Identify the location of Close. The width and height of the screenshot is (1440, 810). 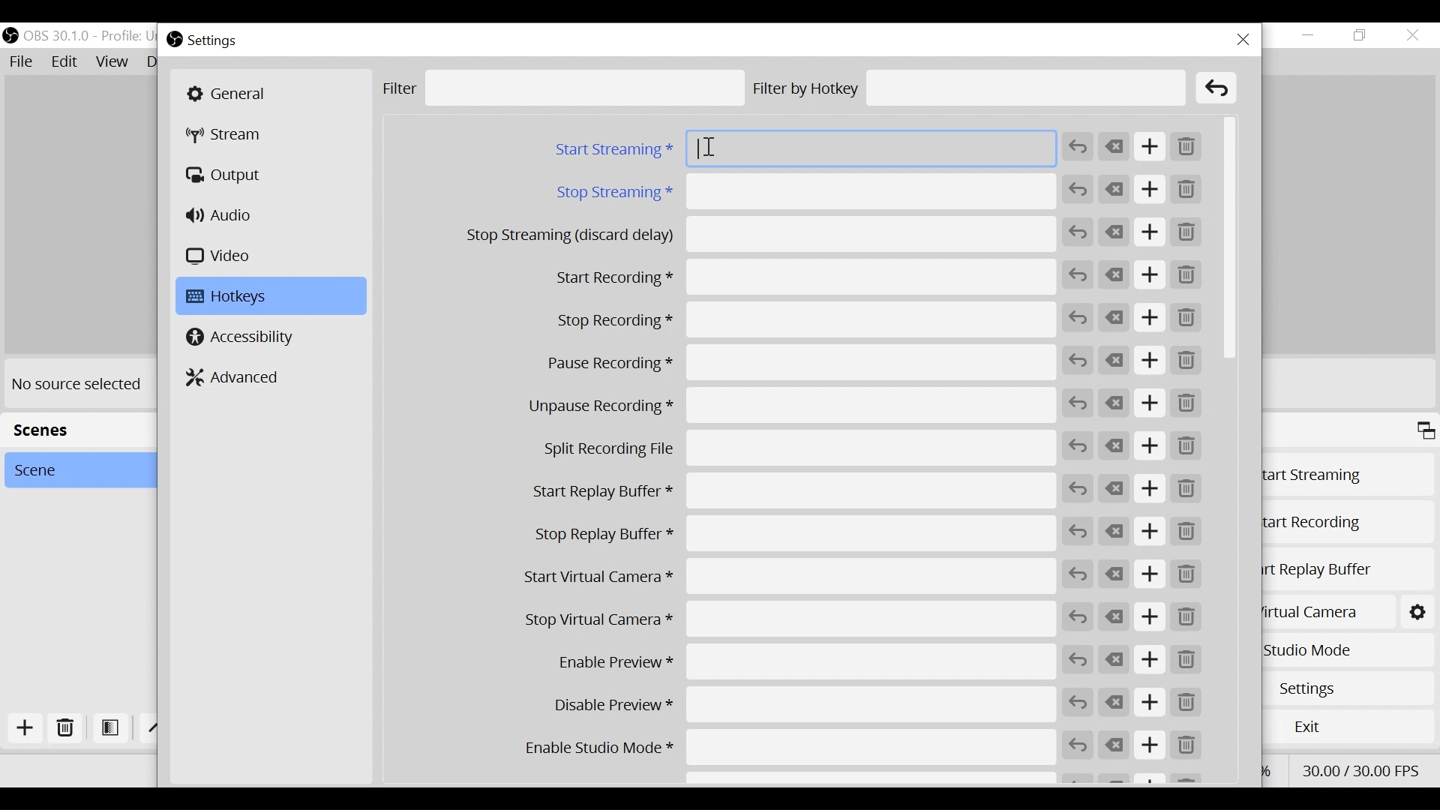
(1411, 35).